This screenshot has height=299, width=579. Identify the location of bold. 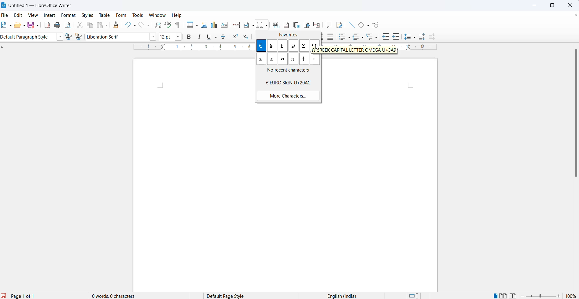
(190, 37).